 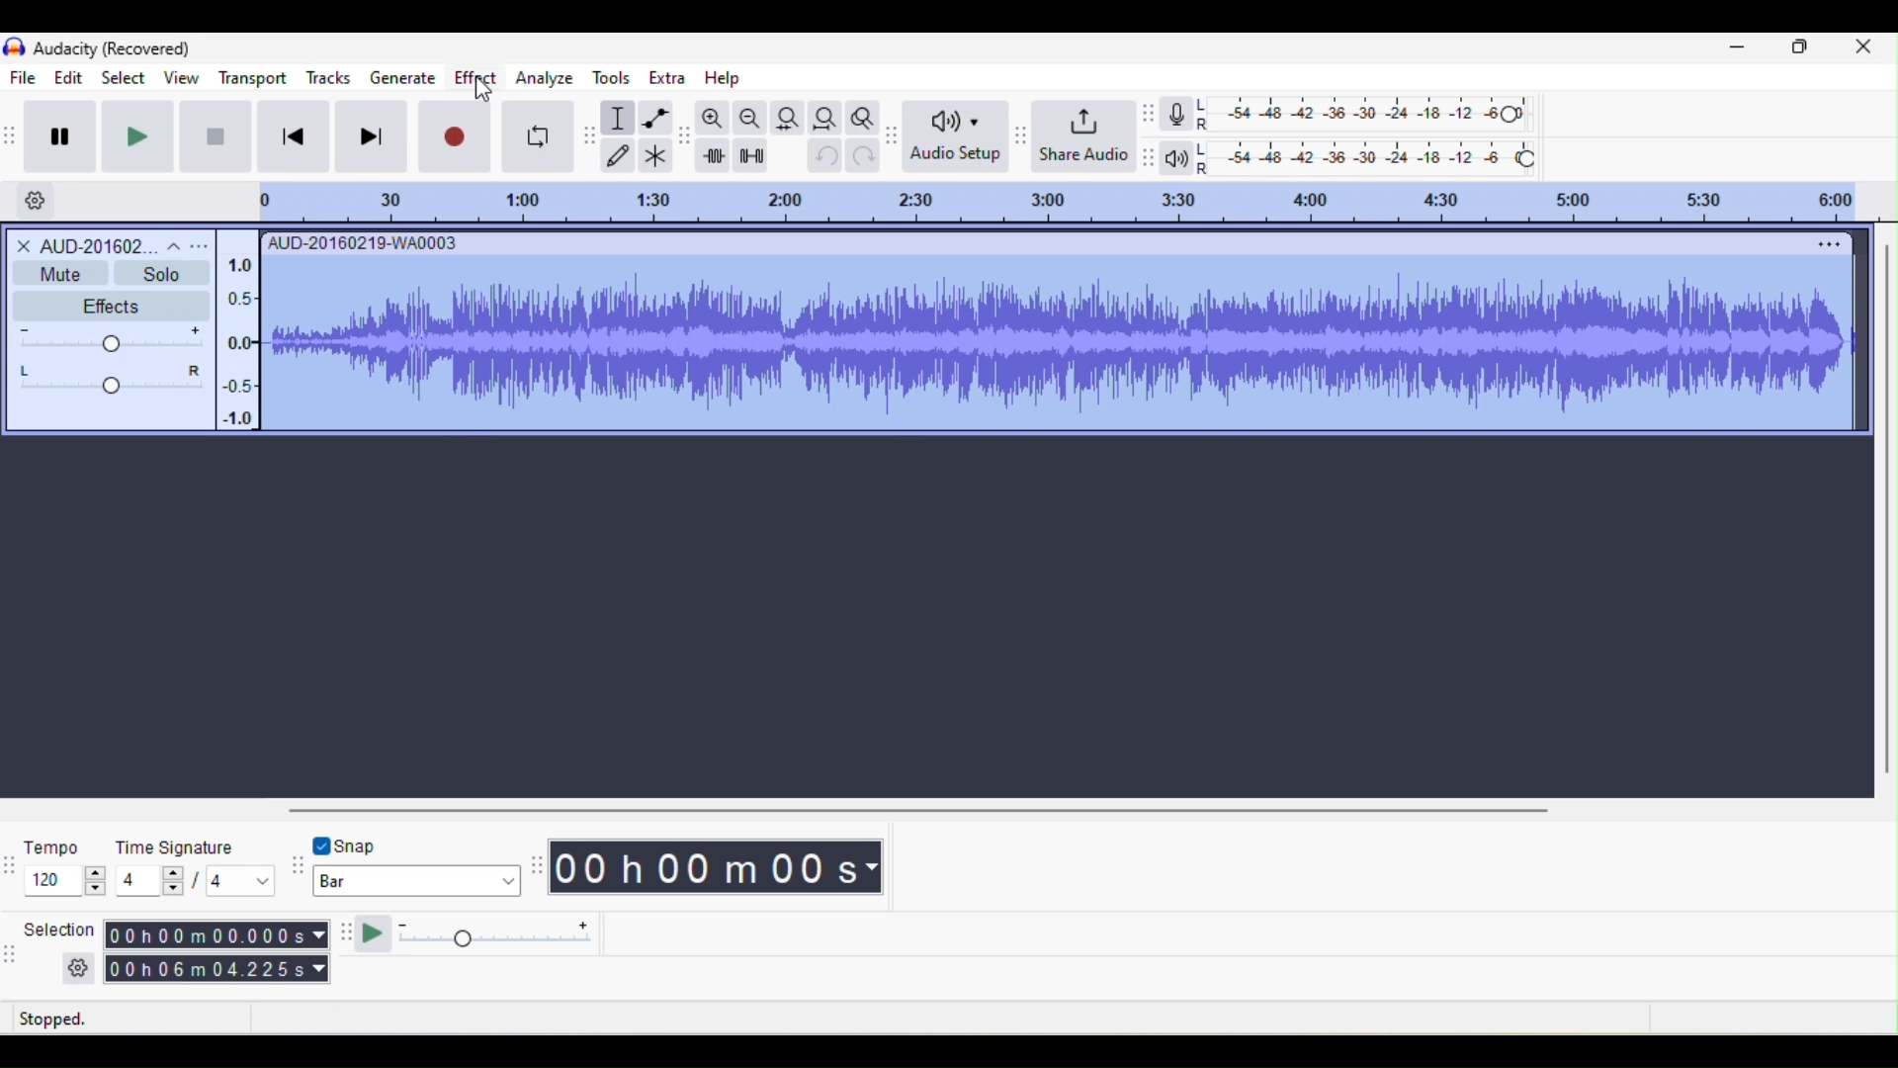 I want to click on click and drag to define a looping region, so click(x=1069, y=202).